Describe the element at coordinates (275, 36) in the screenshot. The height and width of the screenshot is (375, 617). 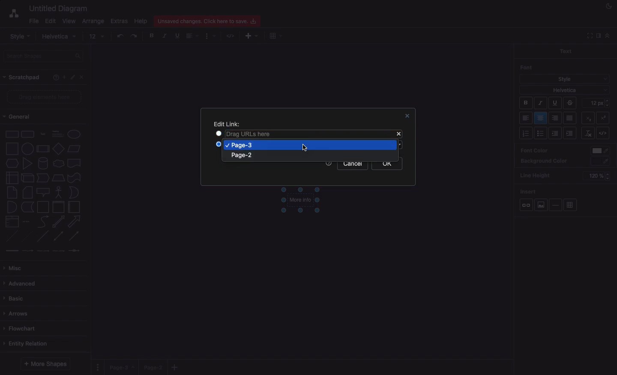
I see `Add` at that location.